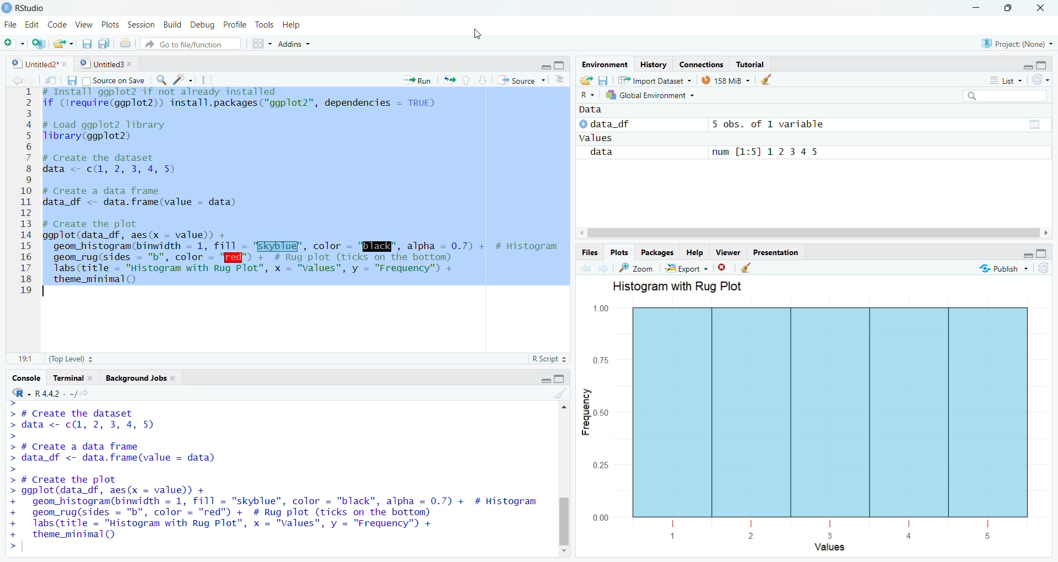 This screenshot has height=562, width=1058. I want to click on Terminal, so click(71, 380).